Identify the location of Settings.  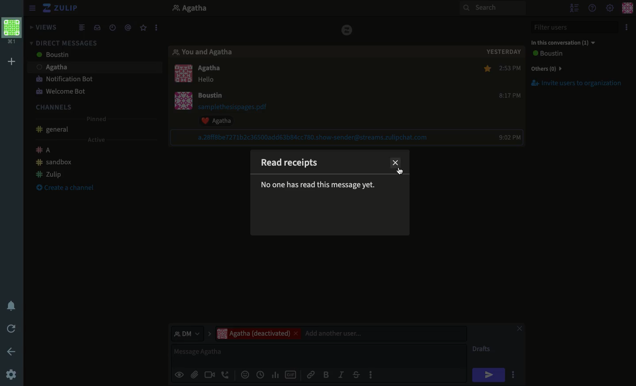
(610, 7).